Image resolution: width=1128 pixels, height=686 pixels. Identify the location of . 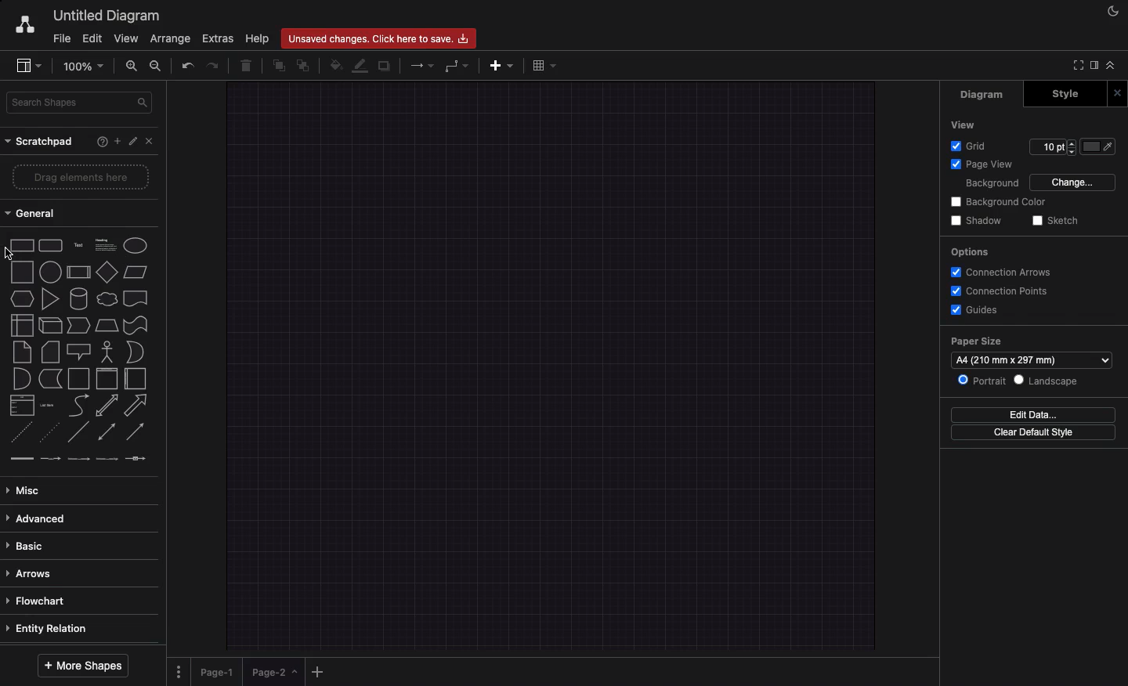
(107, 272).